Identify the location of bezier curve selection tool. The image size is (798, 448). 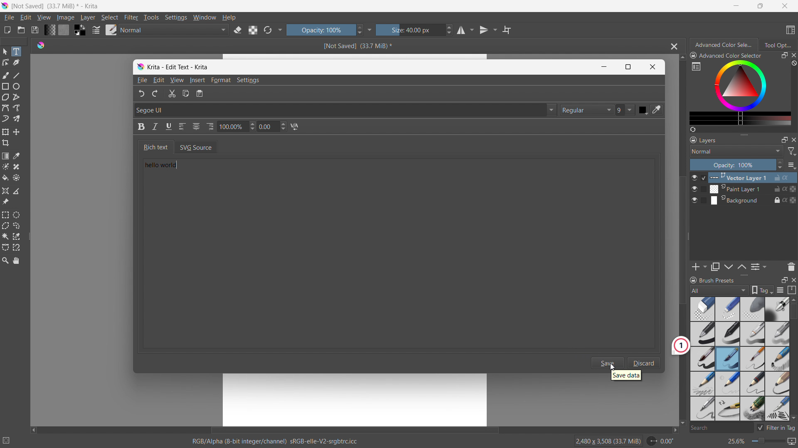
(5, 248).